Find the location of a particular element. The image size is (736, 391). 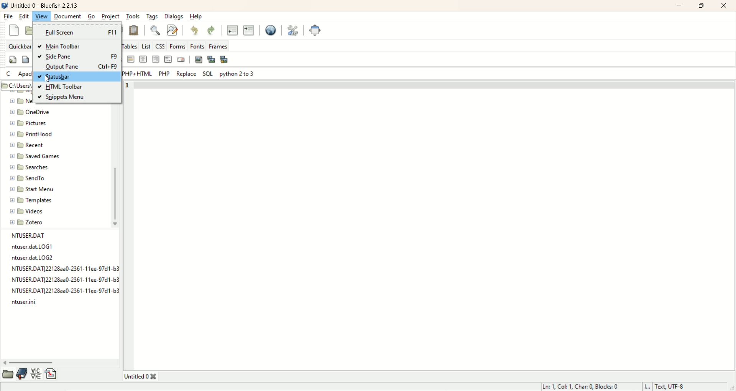

insert thumbnail is located at coordinates (211, 60).